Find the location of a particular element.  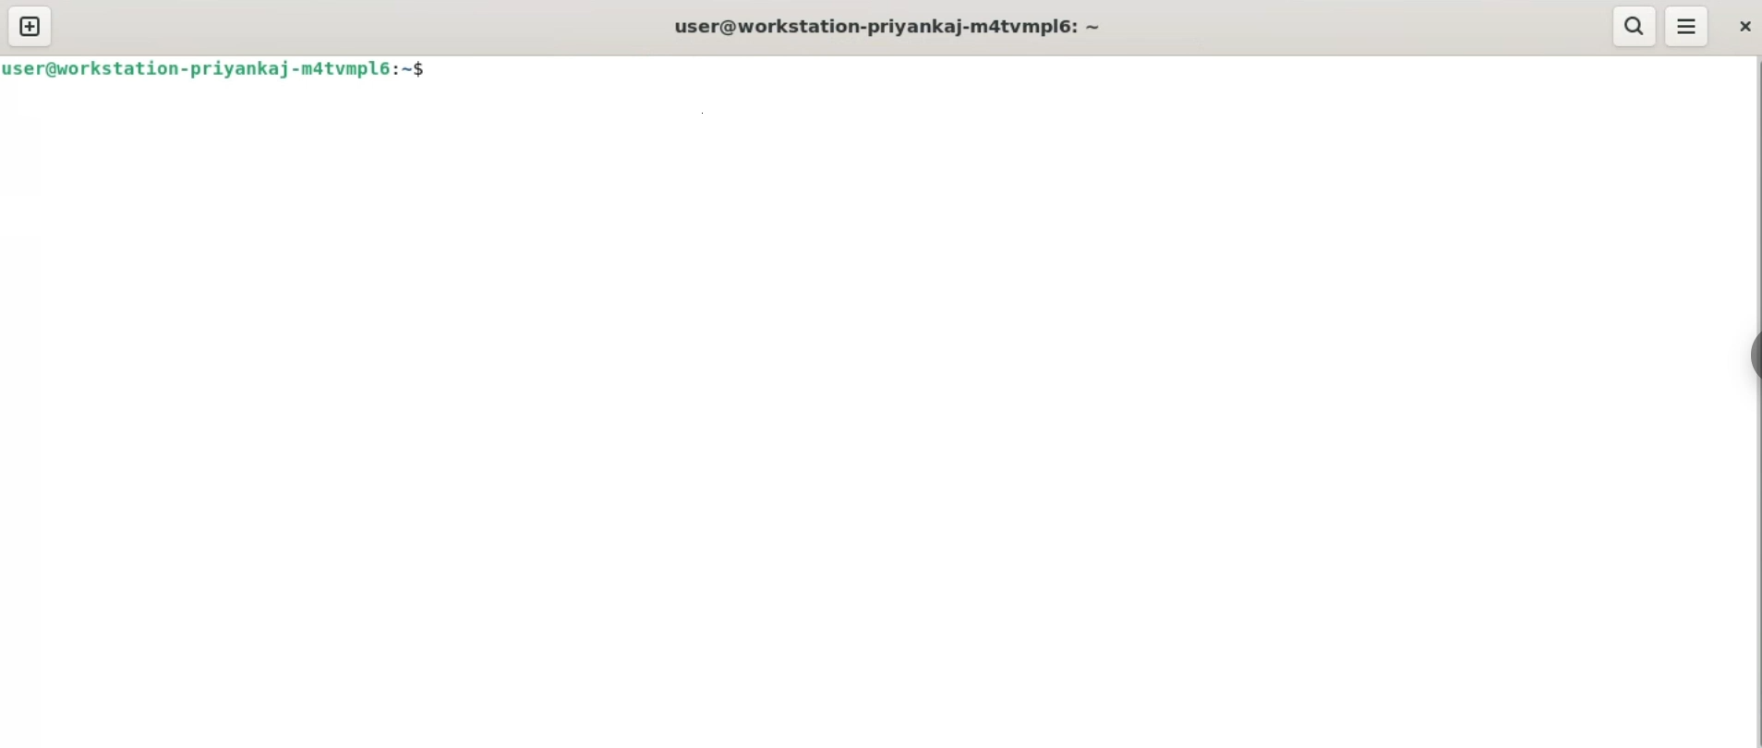

sidebar is located at coordinates (1753, 356).